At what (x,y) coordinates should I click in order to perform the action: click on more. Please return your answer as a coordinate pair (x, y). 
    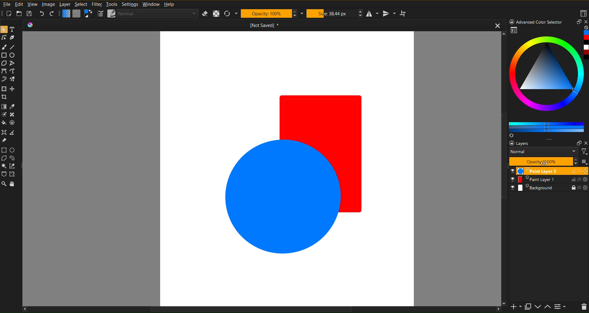
    Looking at the image, I should click on (561, 306).